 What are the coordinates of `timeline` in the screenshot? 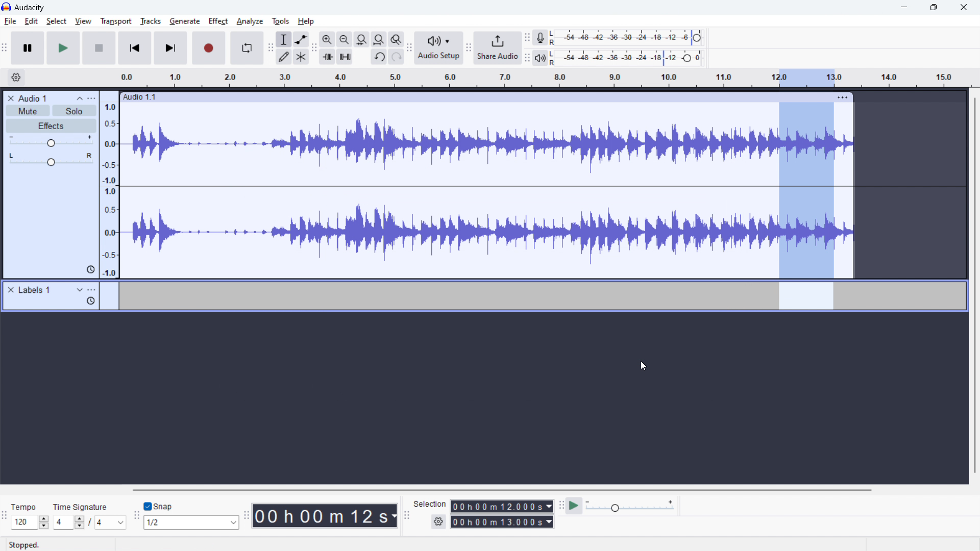 It's located at (487, 399).